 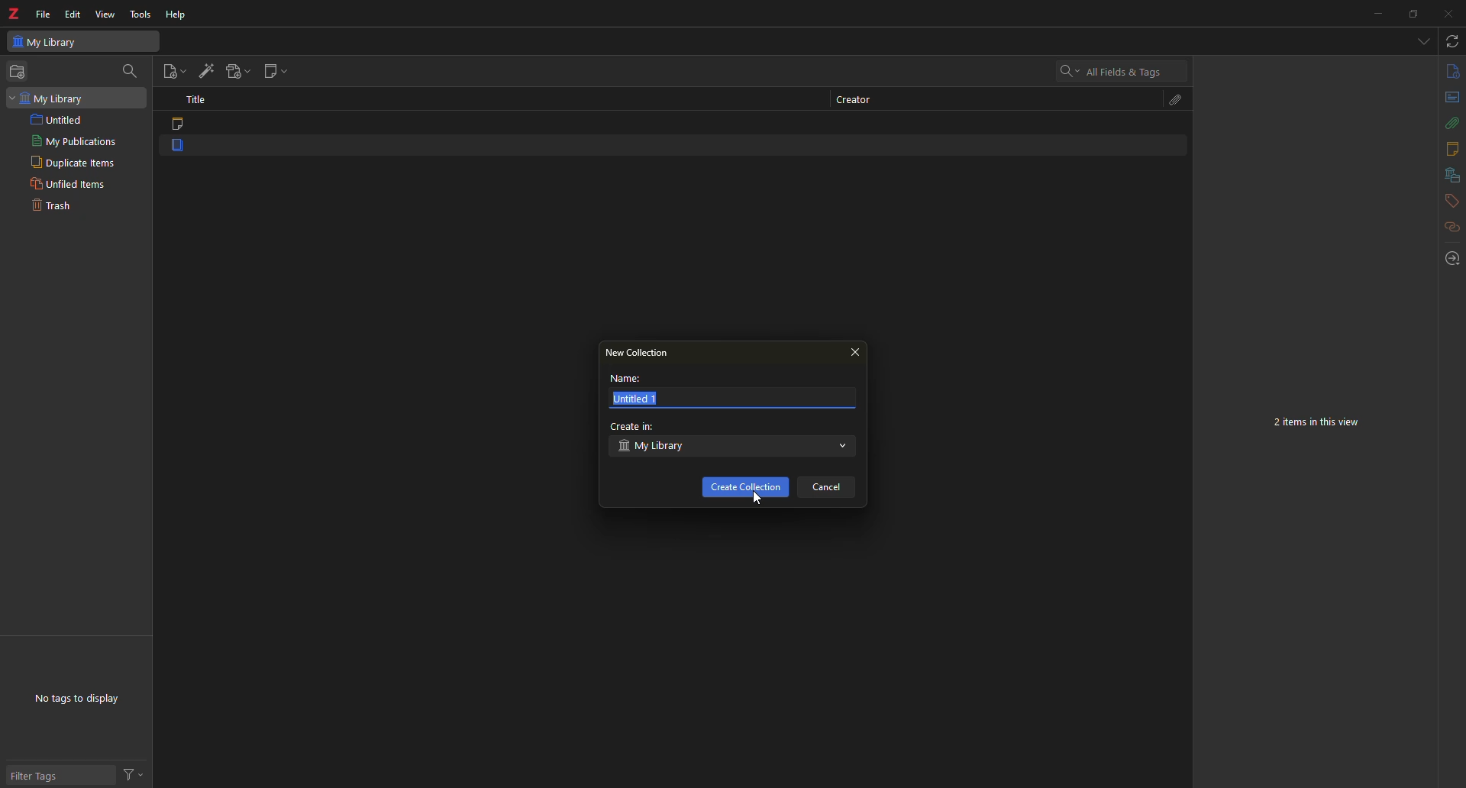 What do you see at coordinates (1413, 14) in the screenshot?
I see `maximize` at bounding box center [1413, 14].